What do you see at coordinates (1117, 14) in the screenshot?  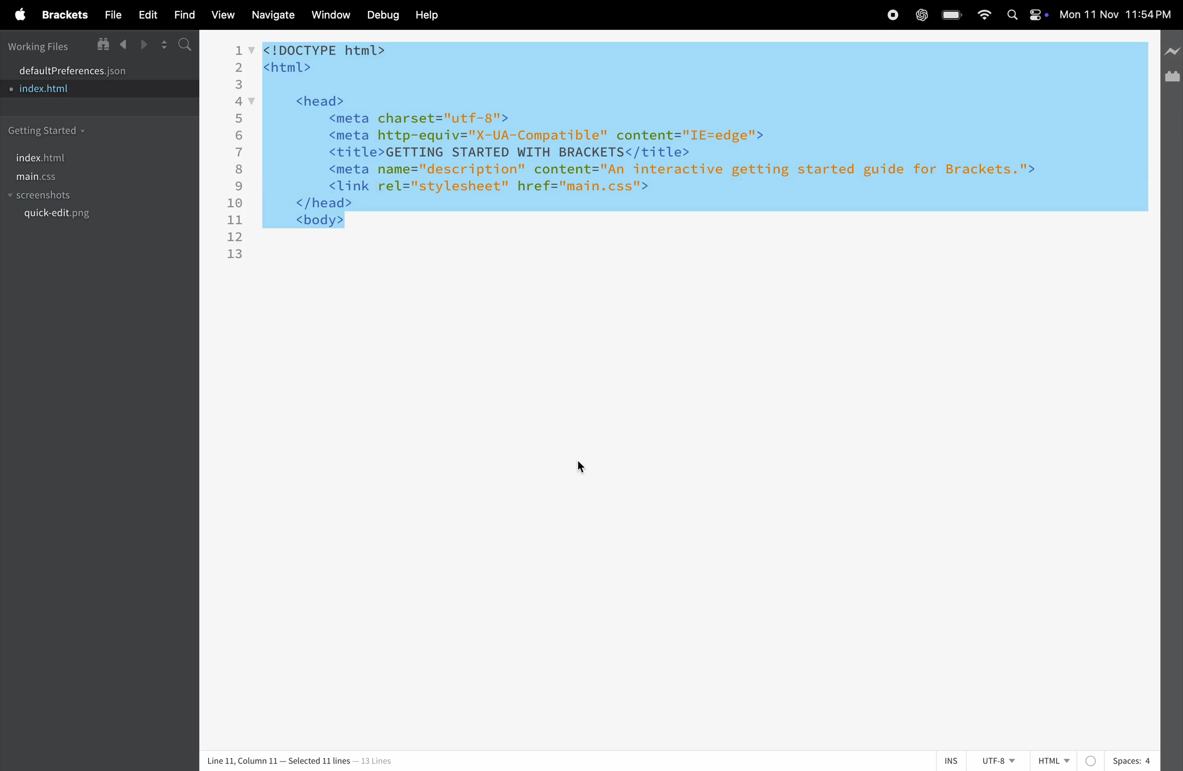 I see `time and date` at bounding box center [1117, 14].